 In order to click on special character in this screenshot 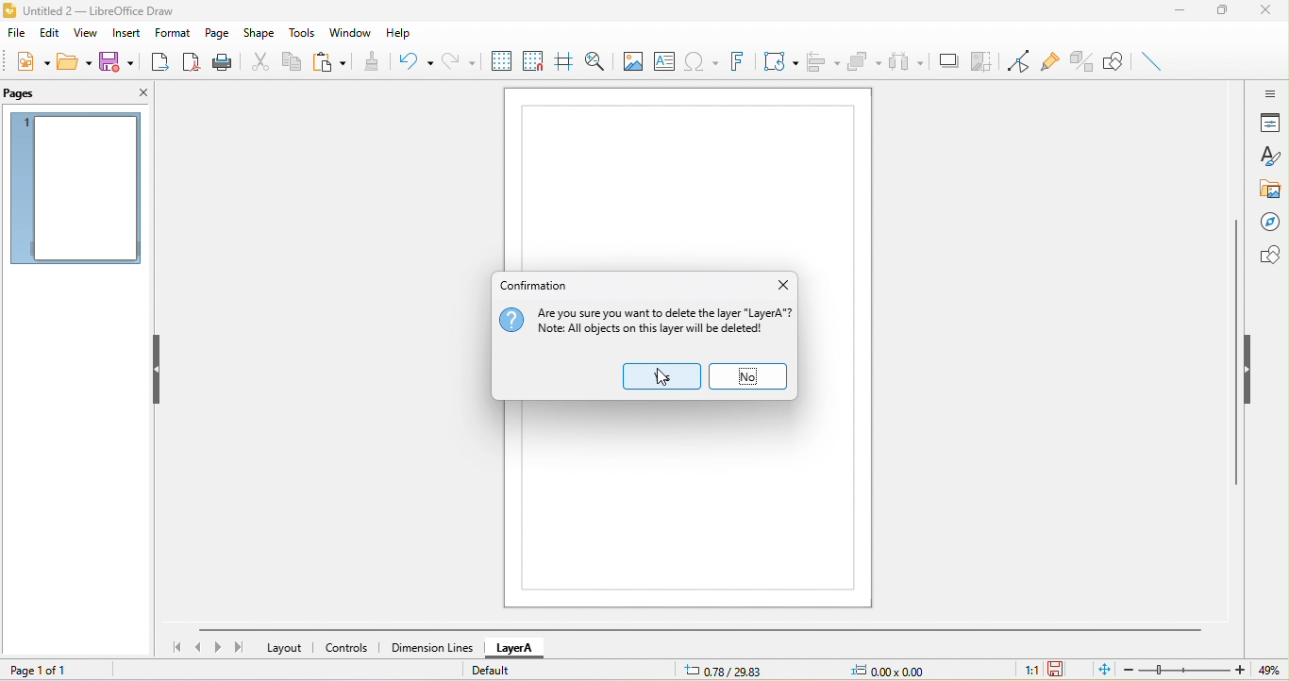, I will do `click(698, 61)`.